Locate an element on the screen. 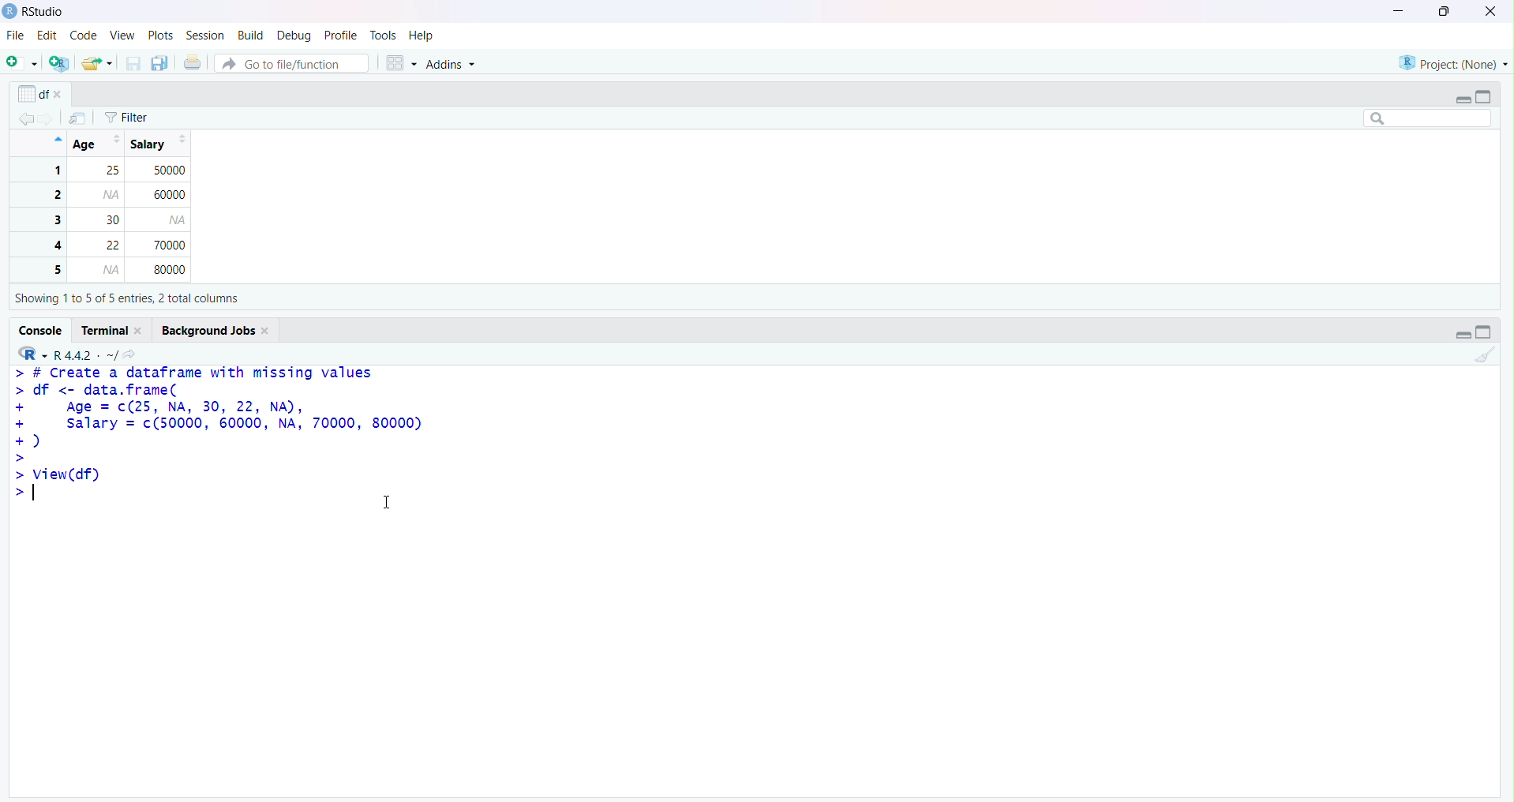 Image resolution: width=1514 pixels, height=802 pixels. Text cursor is located at coordinates (395, 499).